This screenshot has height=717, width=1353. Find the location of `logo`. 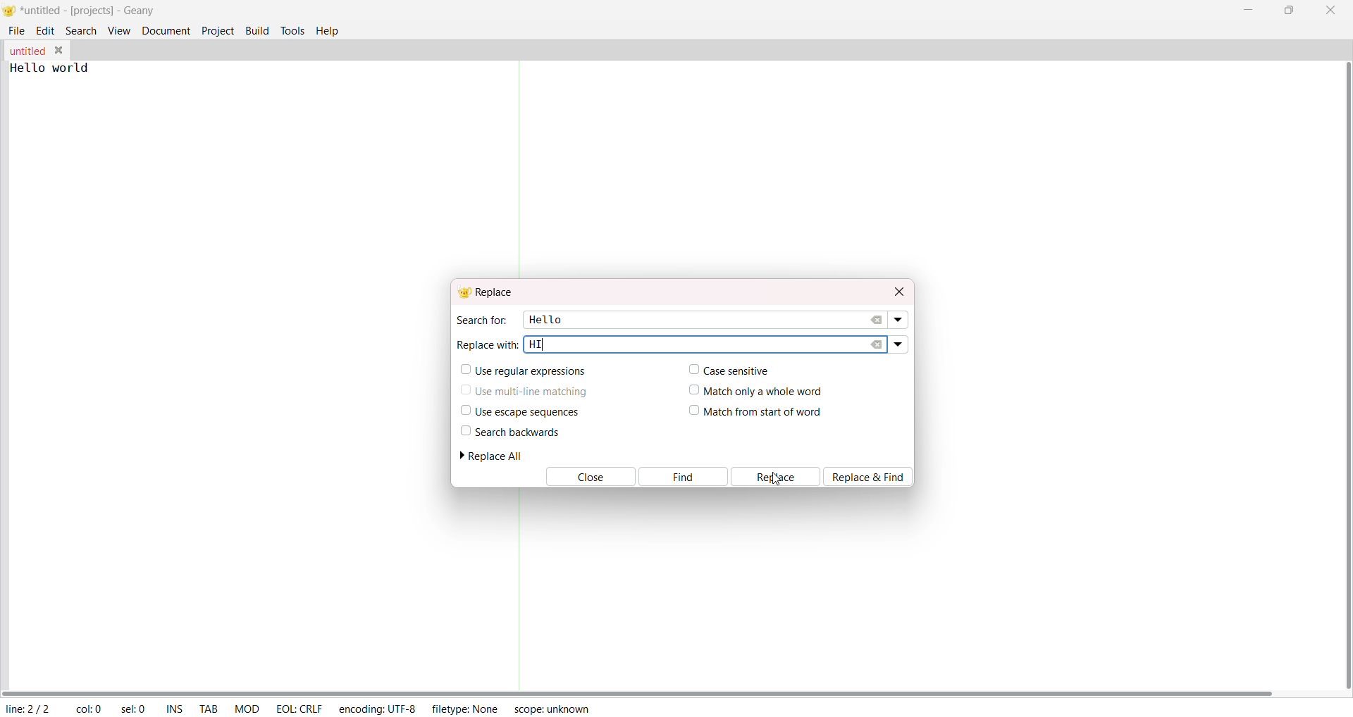

logo is located at coordinates (9, 12).